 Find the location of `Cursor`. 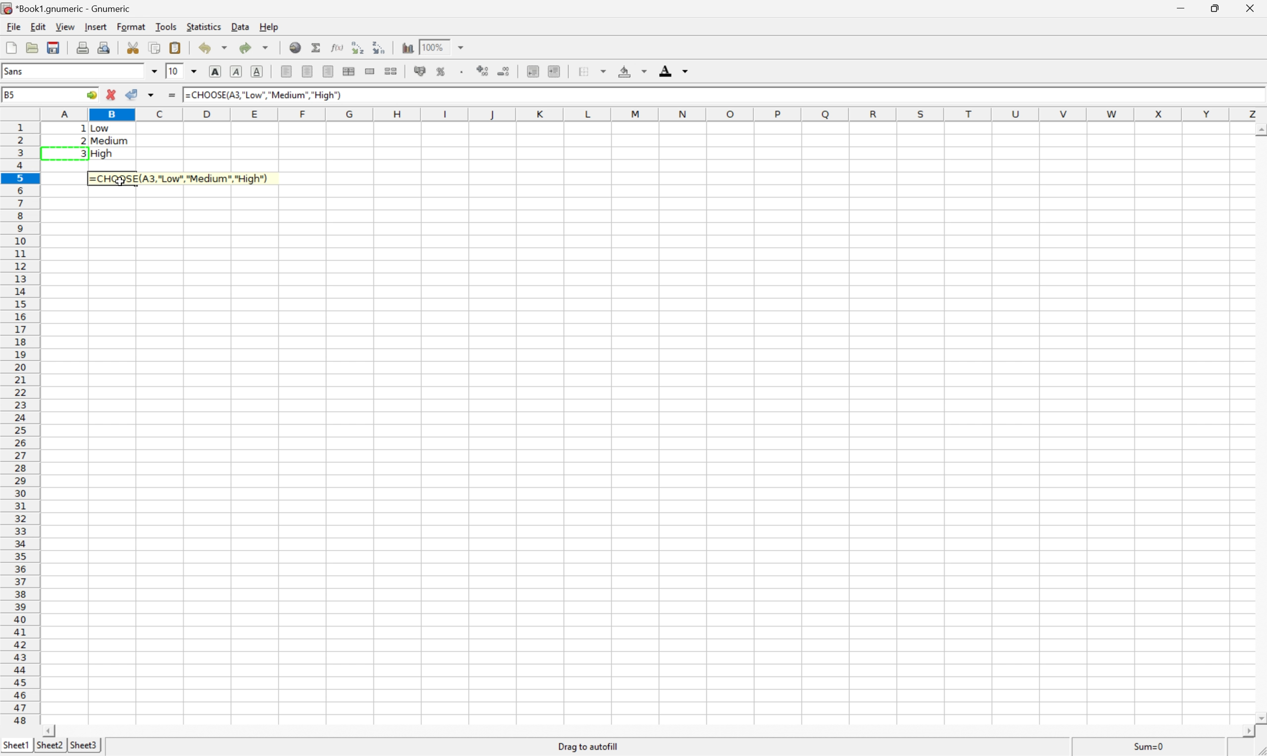

Cursor is located at coordinates (121, 180).